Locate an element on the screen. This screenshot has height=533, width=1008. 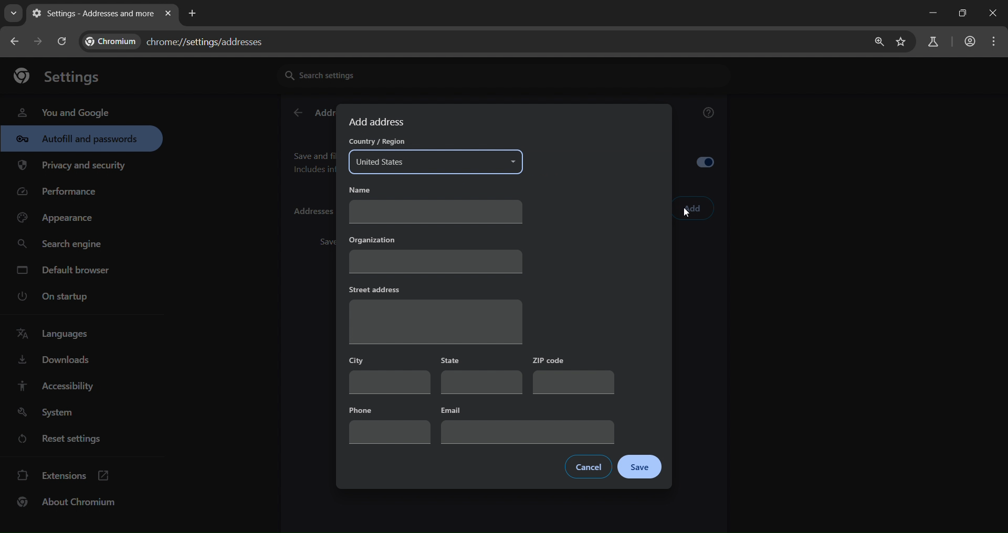
search settings is located at coordinates (375, 74).